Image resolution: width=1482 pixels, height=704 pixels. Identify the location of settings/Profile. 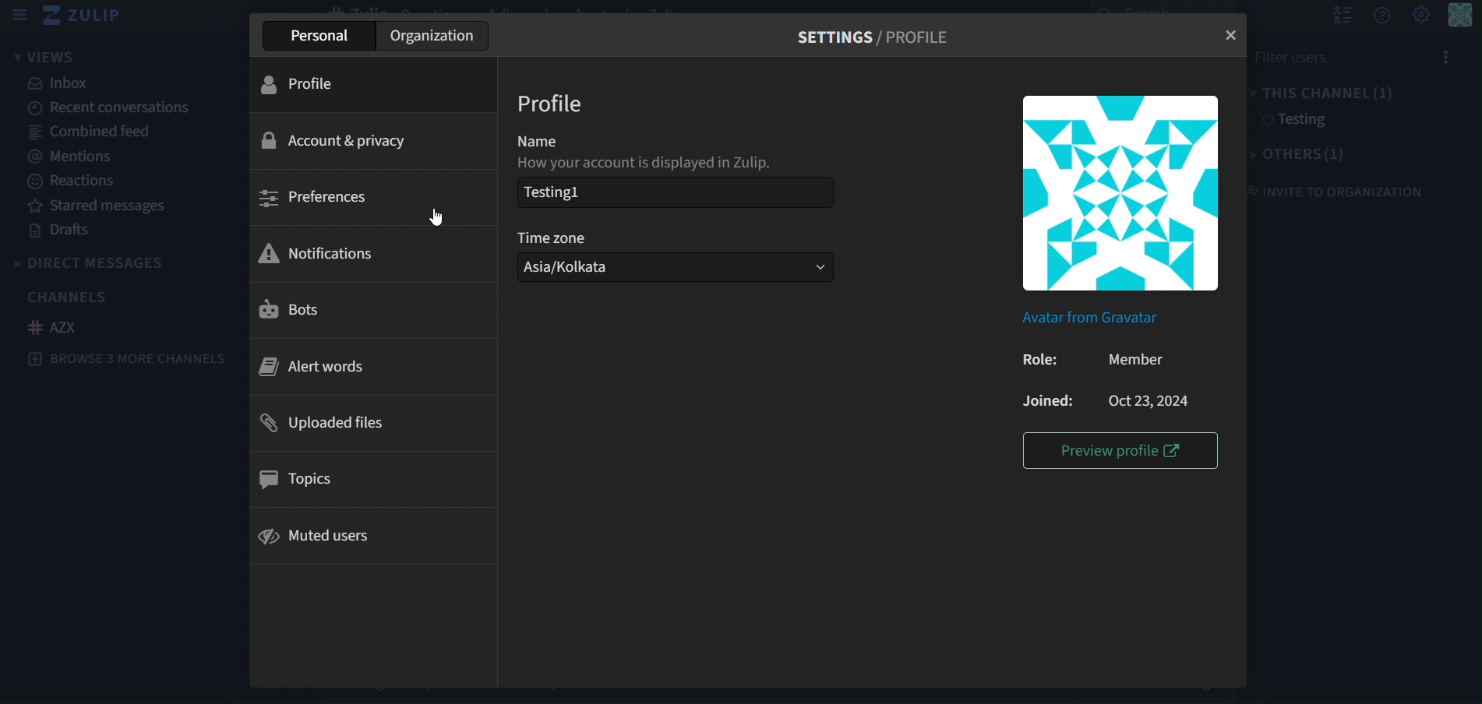
(873, 37).